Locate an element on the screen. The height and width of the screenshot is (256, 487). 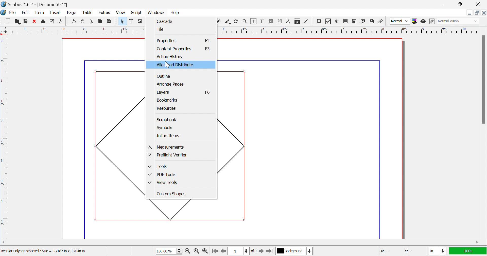
F3 is located at coordinates (208, 49).